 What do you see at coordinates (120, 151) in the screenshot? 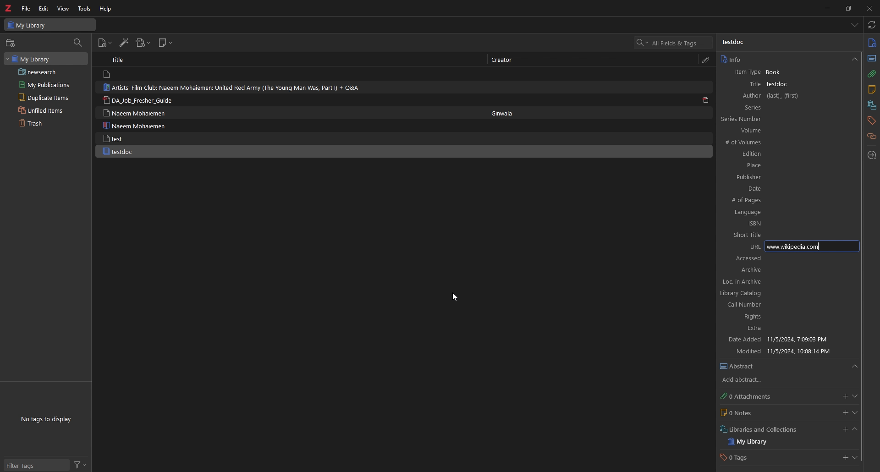
I see `testdoc` at bounding box center [120, 151].